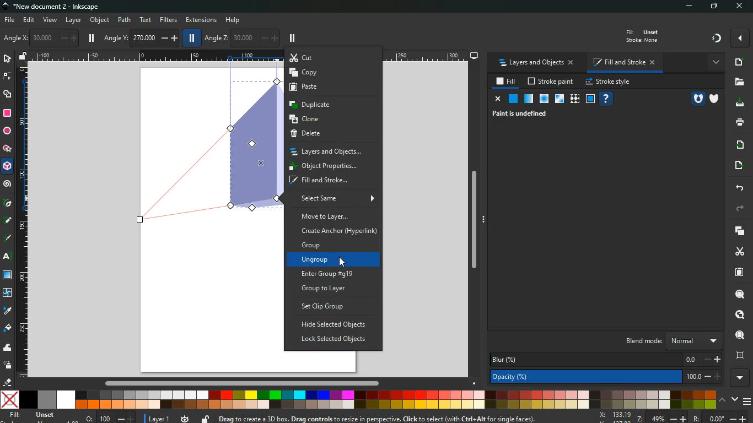  What do you see at coordinates (8, 239) in the screenshot?
I see `highlight` at bounding box center [8, 239].